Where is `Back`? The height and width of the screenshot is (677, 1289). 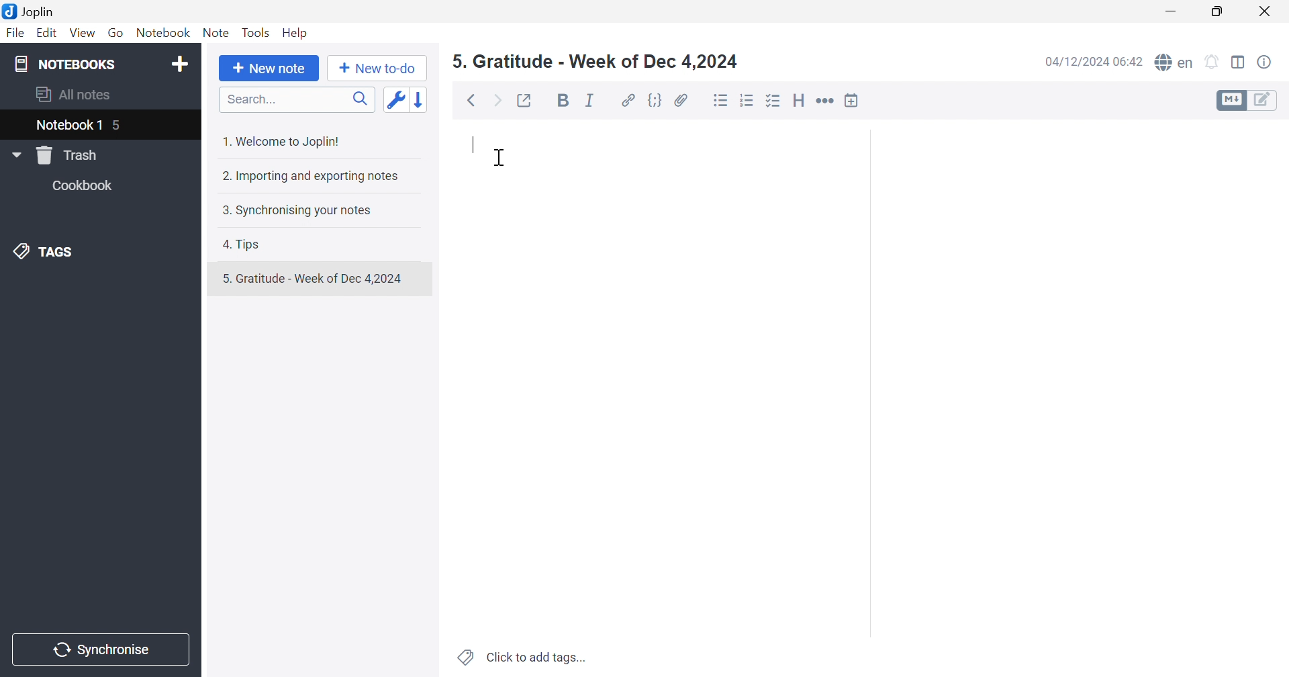 Back is located at coordinates (470, 101).